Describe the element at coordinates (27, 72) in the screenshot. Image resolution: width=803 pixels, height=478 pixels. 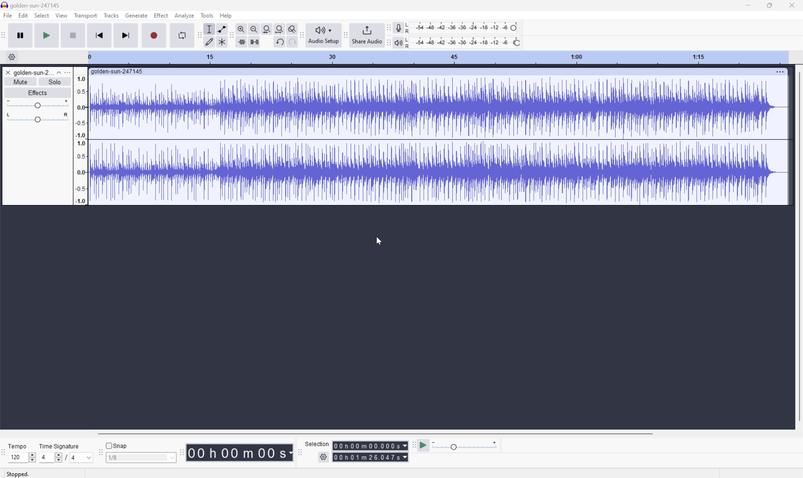
I see `golden-sun` at that location.